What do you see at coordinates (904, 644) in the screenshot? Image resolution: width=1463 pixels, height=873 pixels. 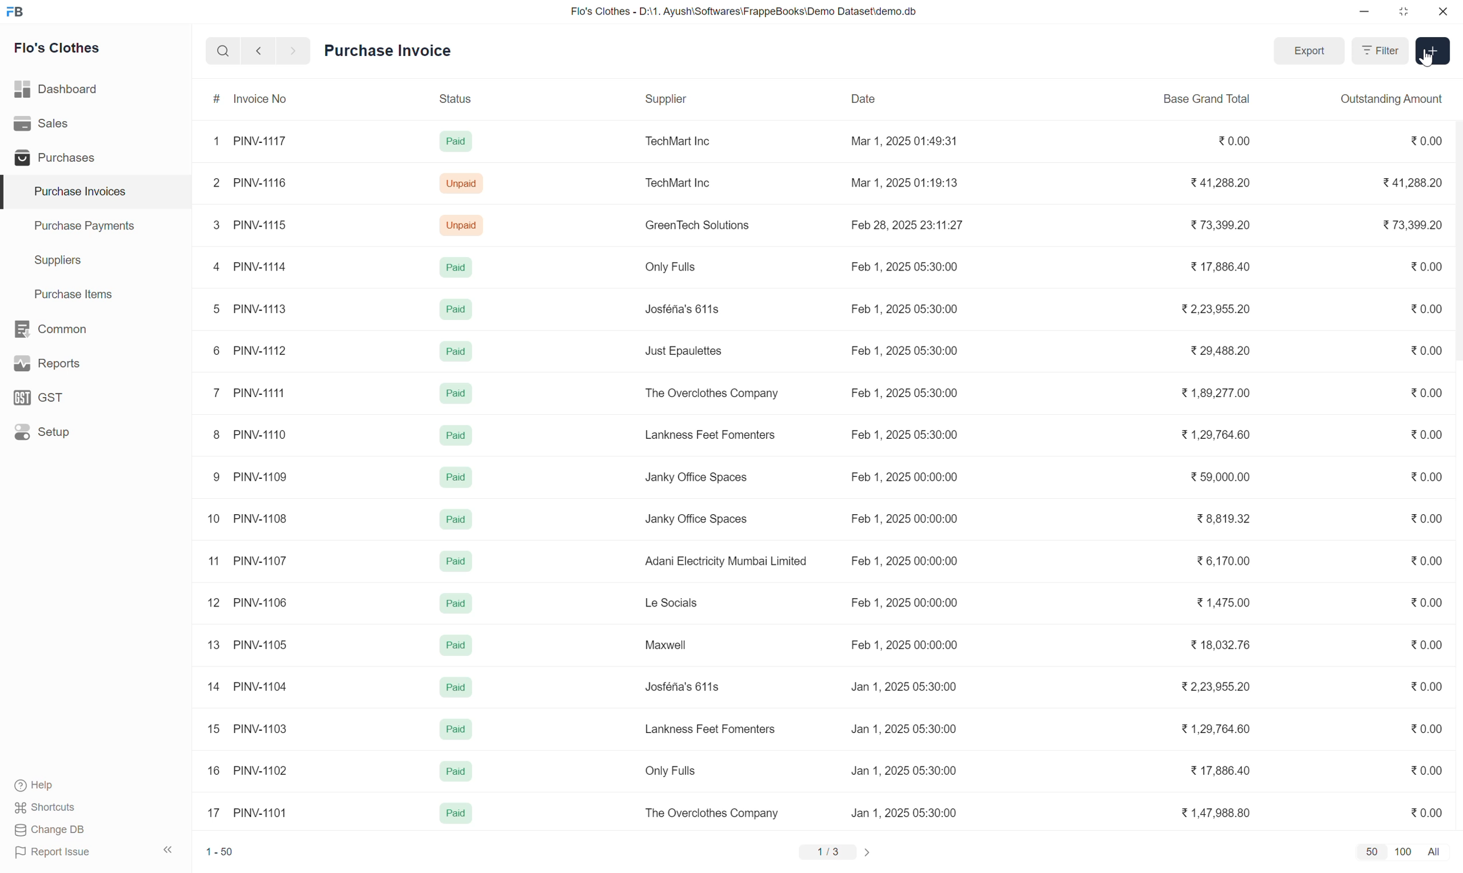 I see `Feb 1, 2025 00:00:00` at bounding box center [904, 644].